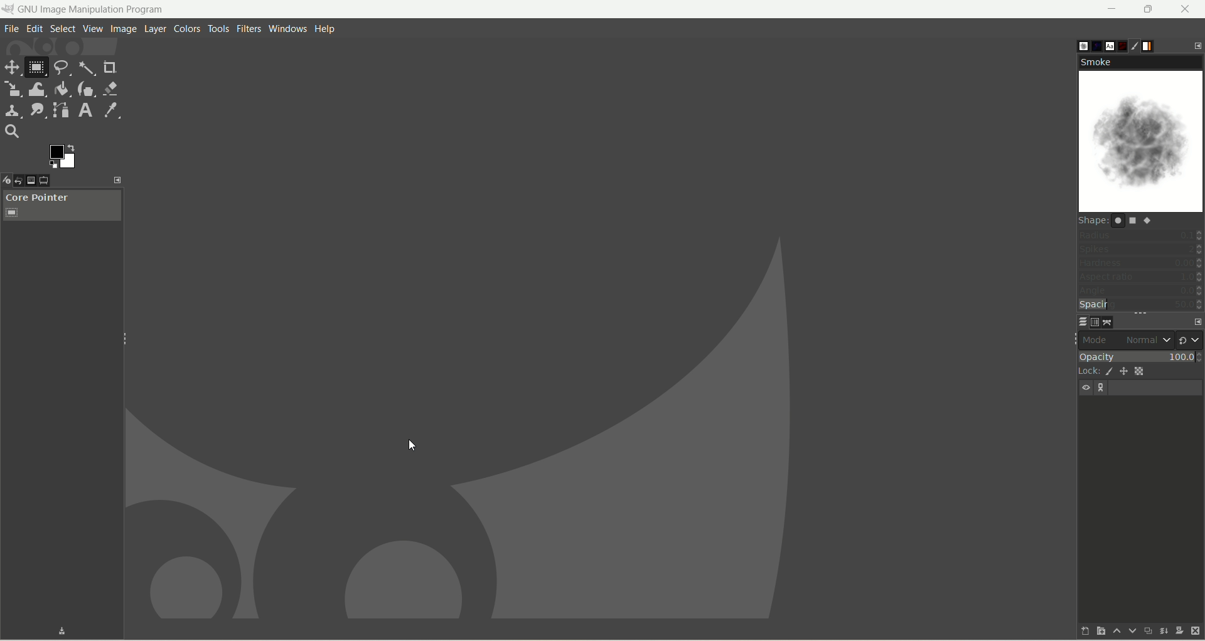 This screenshot has height=641, width=1205. I want to click on paths tool, so click(60, 110).